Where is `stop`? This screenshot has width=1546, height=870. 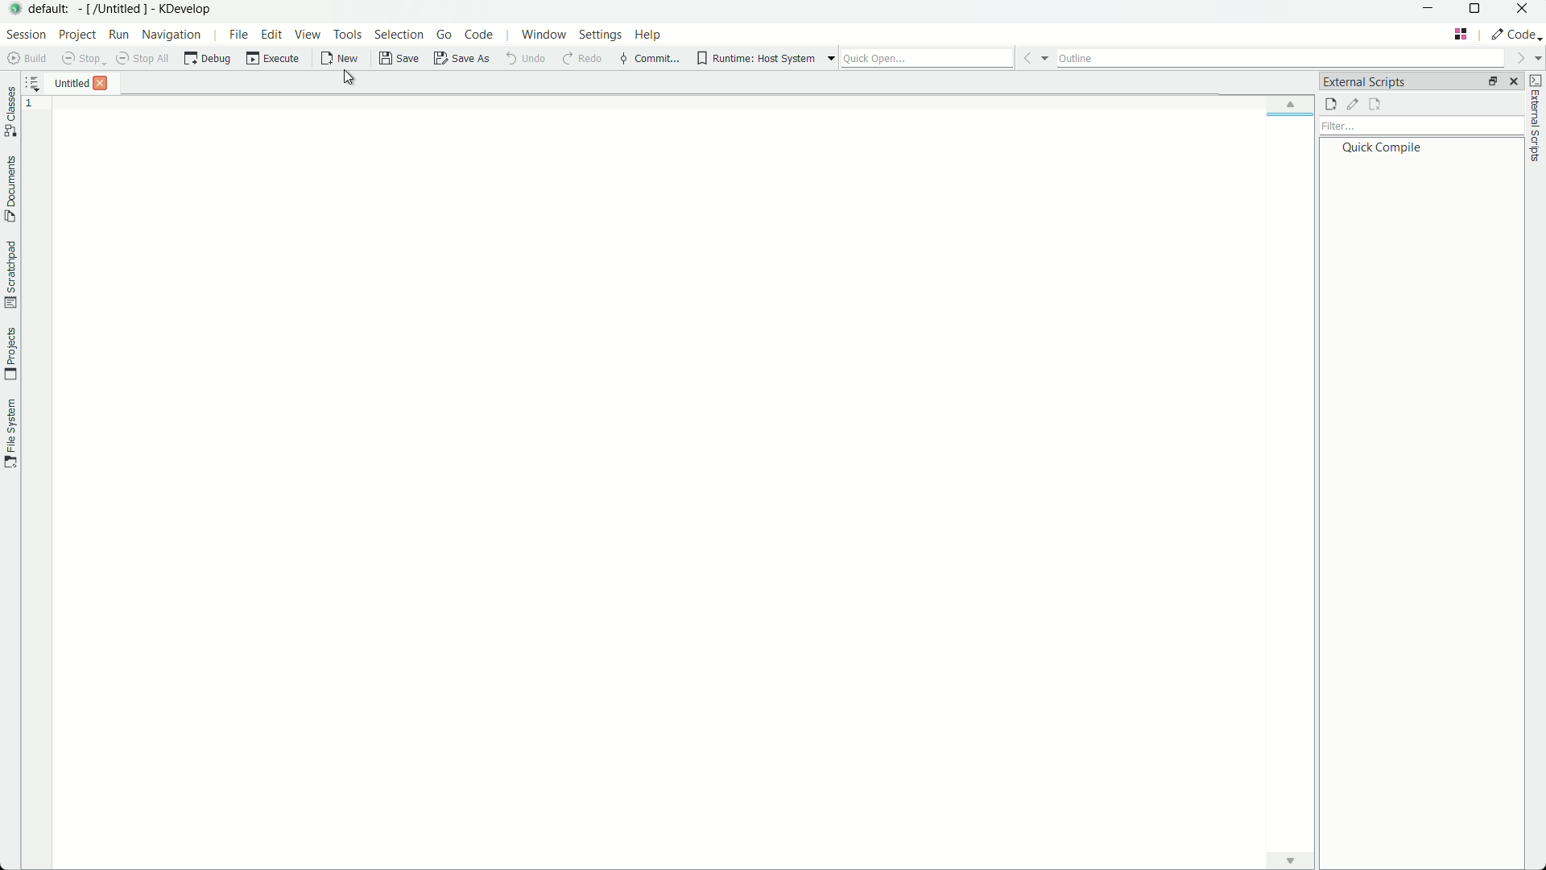
stop is located at coordinates (81, 58).